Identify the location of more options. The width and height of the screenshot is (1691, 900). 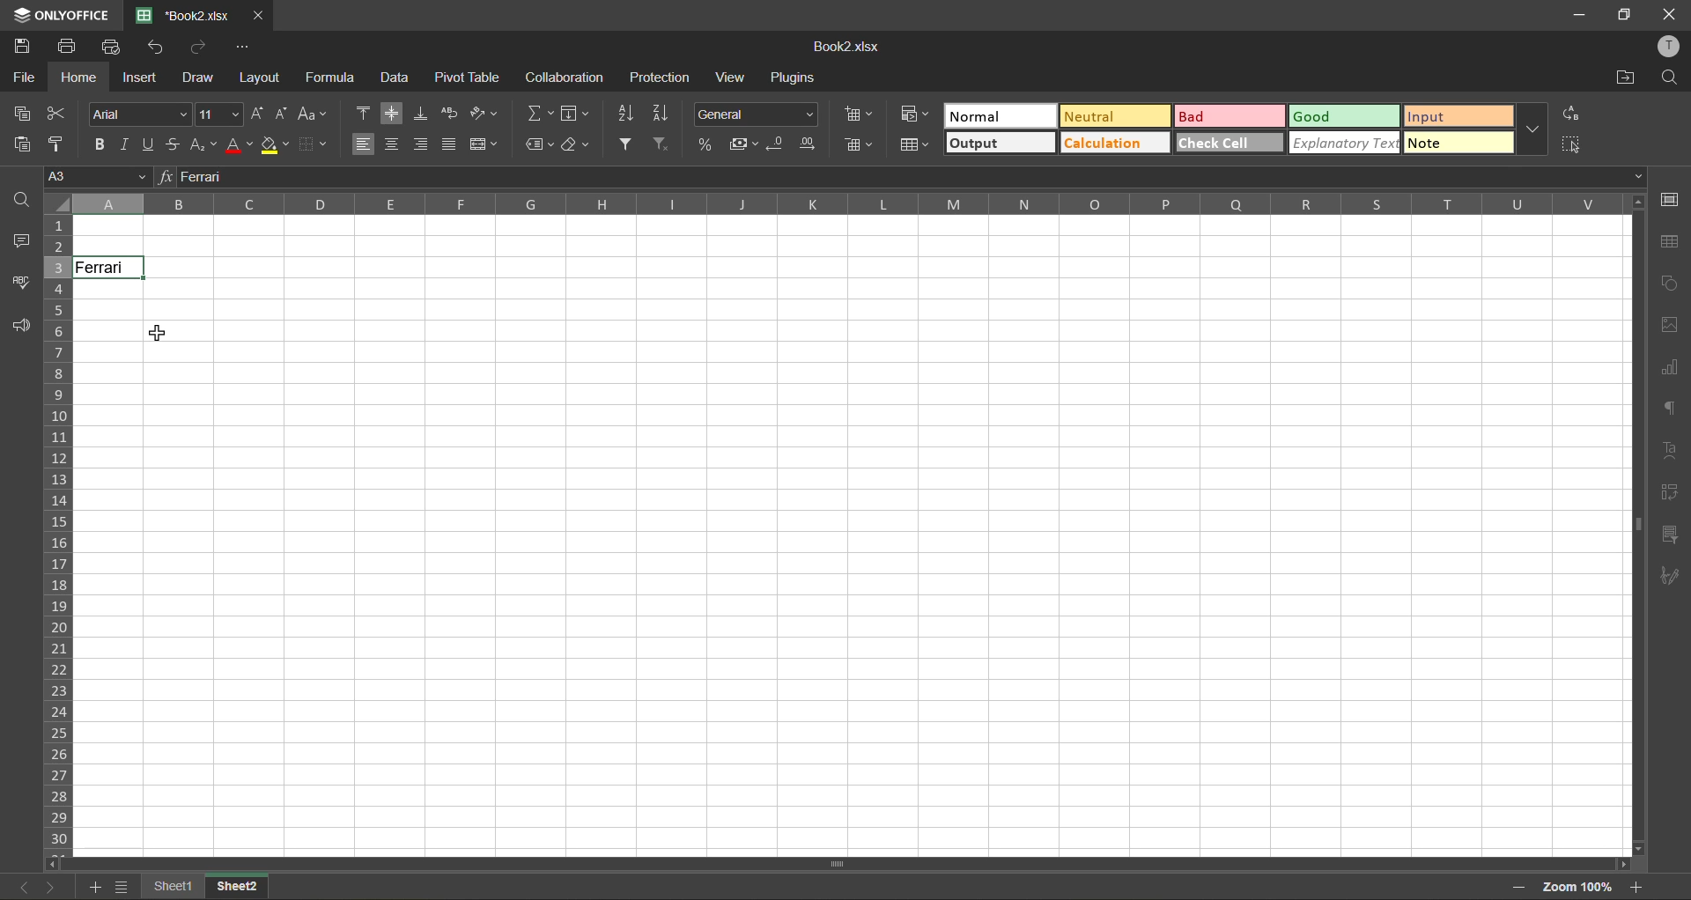
(1533, 128).